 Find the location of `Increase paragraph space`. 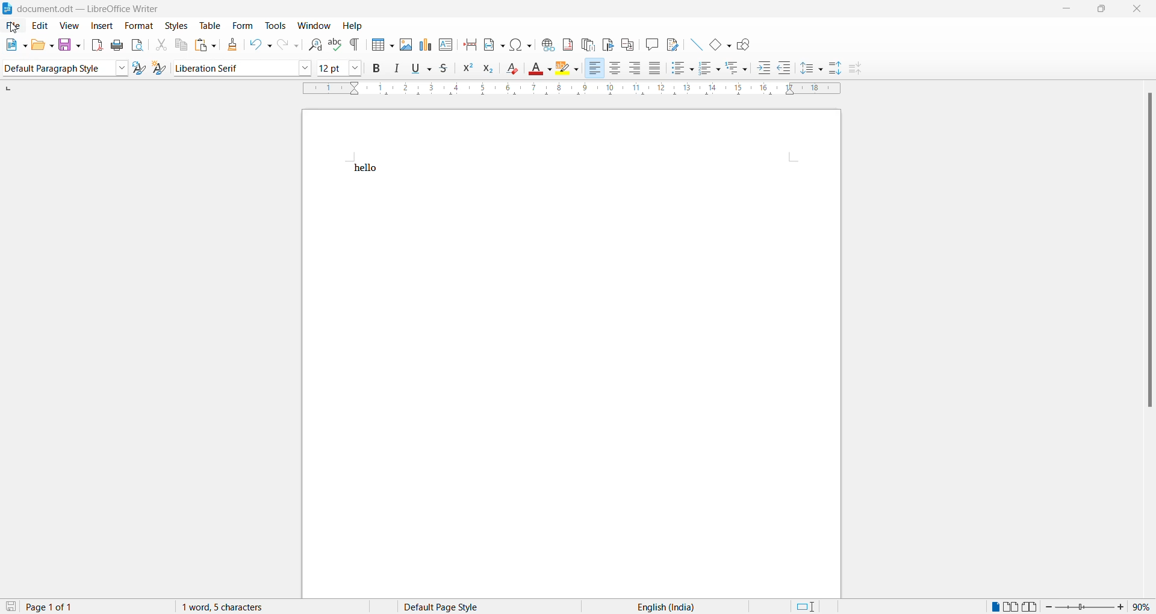

Increase paragraph space is located at coordinates (836, 67).